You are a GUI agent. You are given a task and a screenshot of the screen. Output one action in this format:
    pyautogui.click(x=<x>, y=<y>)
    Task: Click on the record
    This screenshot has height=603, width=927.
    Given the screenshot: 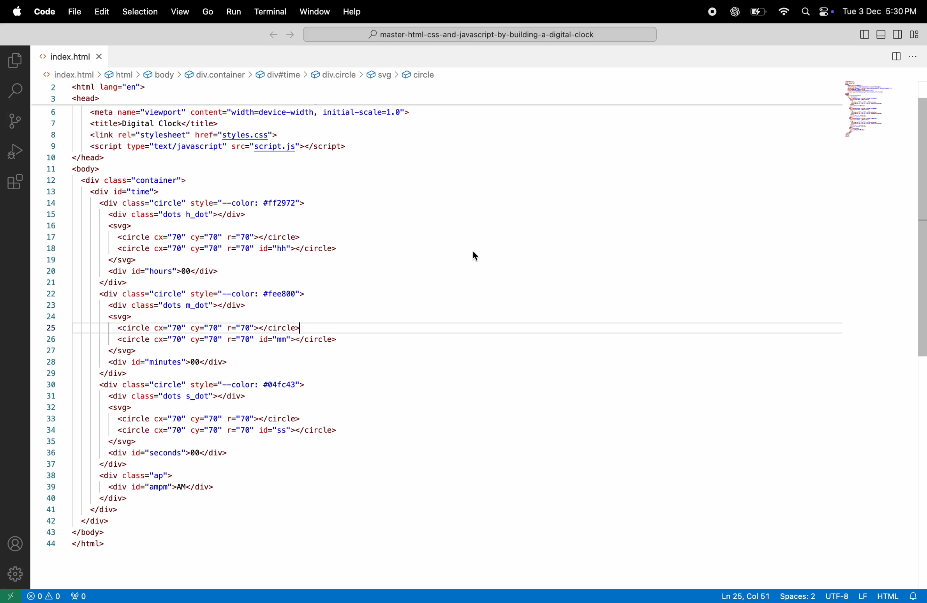 What is the action you would take?
    pyautogui.click(x=712, y=11)
    